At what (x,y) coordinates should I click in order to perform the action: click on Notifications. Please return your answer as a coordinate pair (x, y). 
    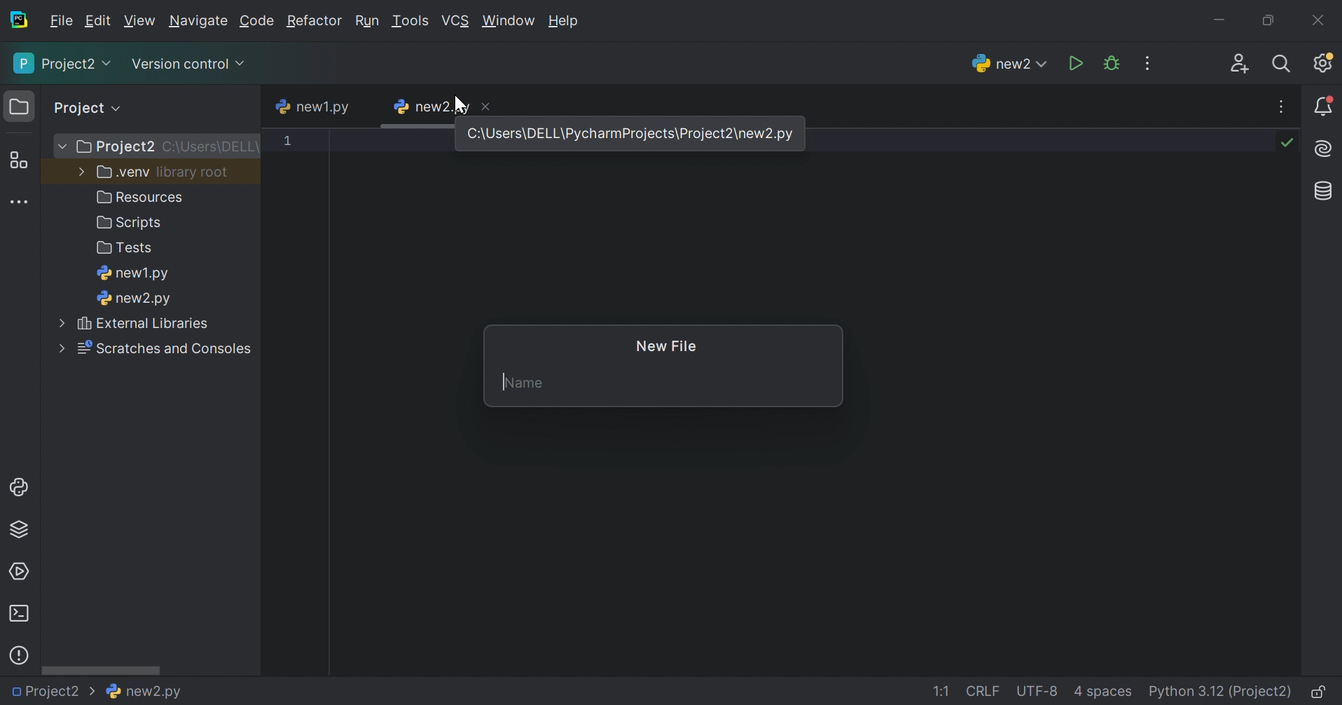
    Looking at the image, I should click on (1324, 106).